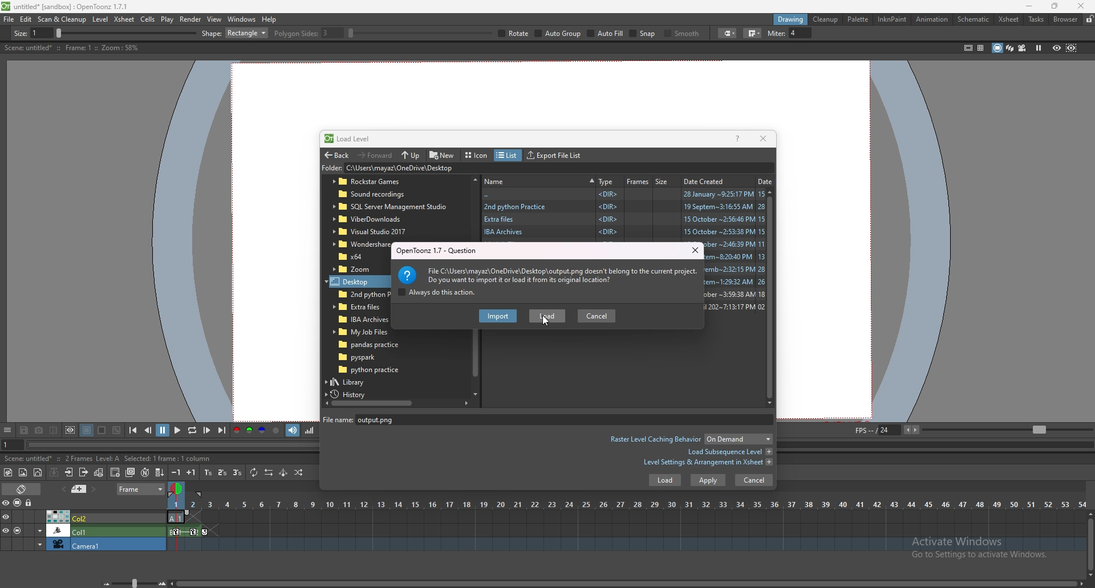 This screenshot has height=588, width=1095. Describe the element at coordinates (368, 357) in the screenshot. I see `folder` at that location.